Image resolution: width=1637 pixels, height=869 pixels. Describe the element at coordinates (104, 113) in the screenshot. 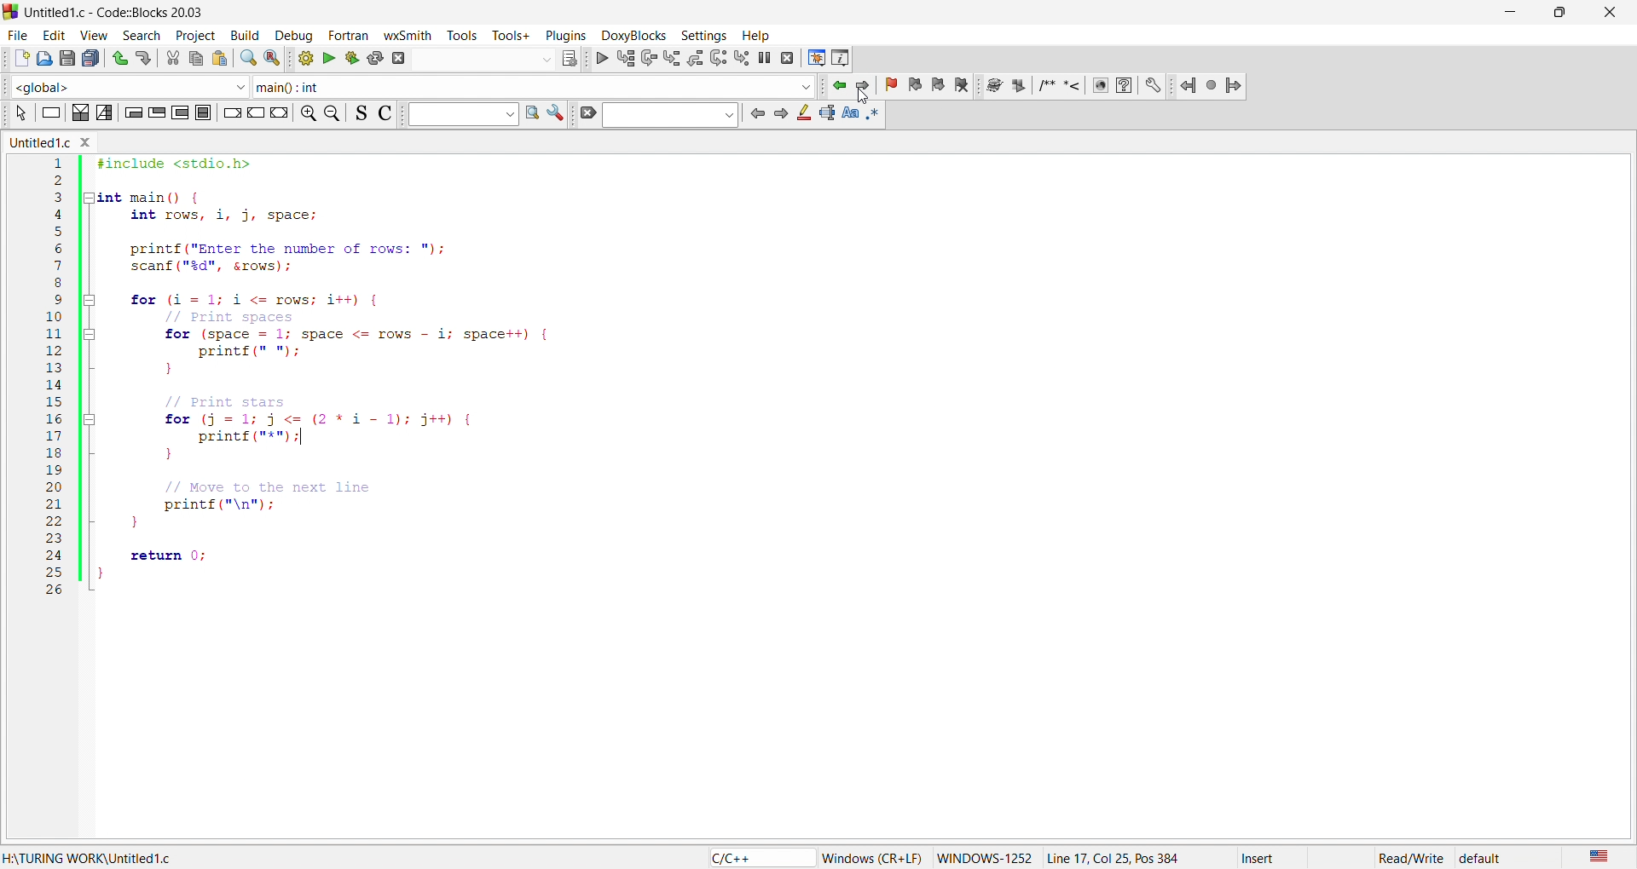

I see `icon` at that location.